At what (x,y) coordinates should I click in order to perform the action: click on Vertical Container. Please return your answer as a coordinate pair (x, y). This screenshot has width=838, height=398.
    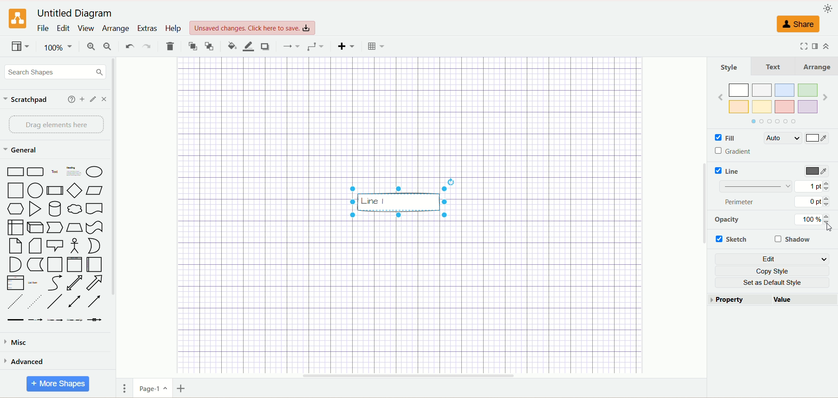
    Looking at the image, I should click on (75, 265).